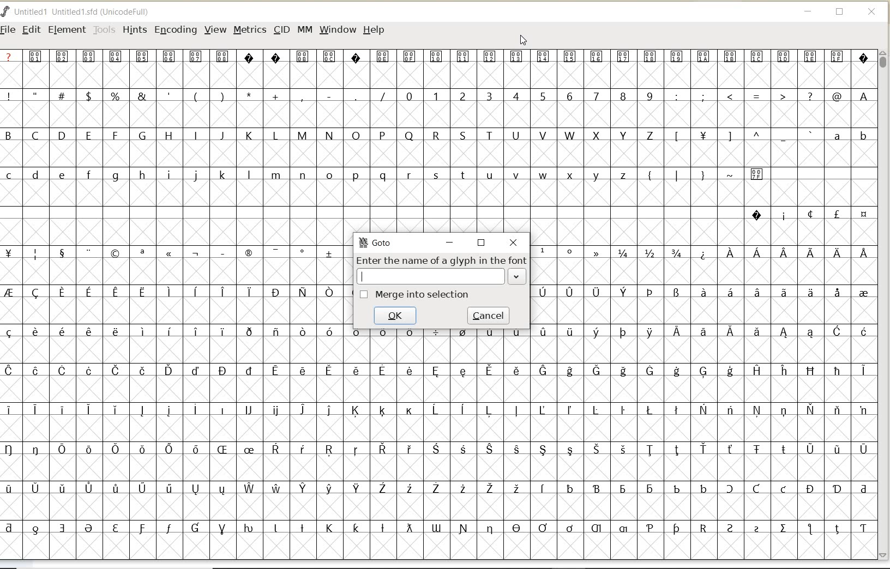 This screenshot has width=890, height=569. What do you see at coordinates (195, 95) in the screenshot?
I see `special characters` at bounding box center [195, 95].